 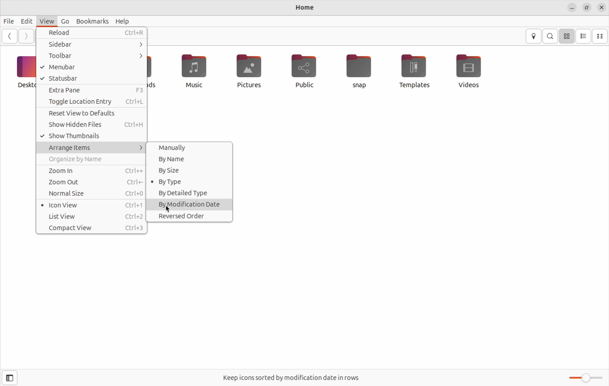 What do you see at coordinates (471, 70) in the screenshot?
I see `video files` at bounding box center [471, 70].